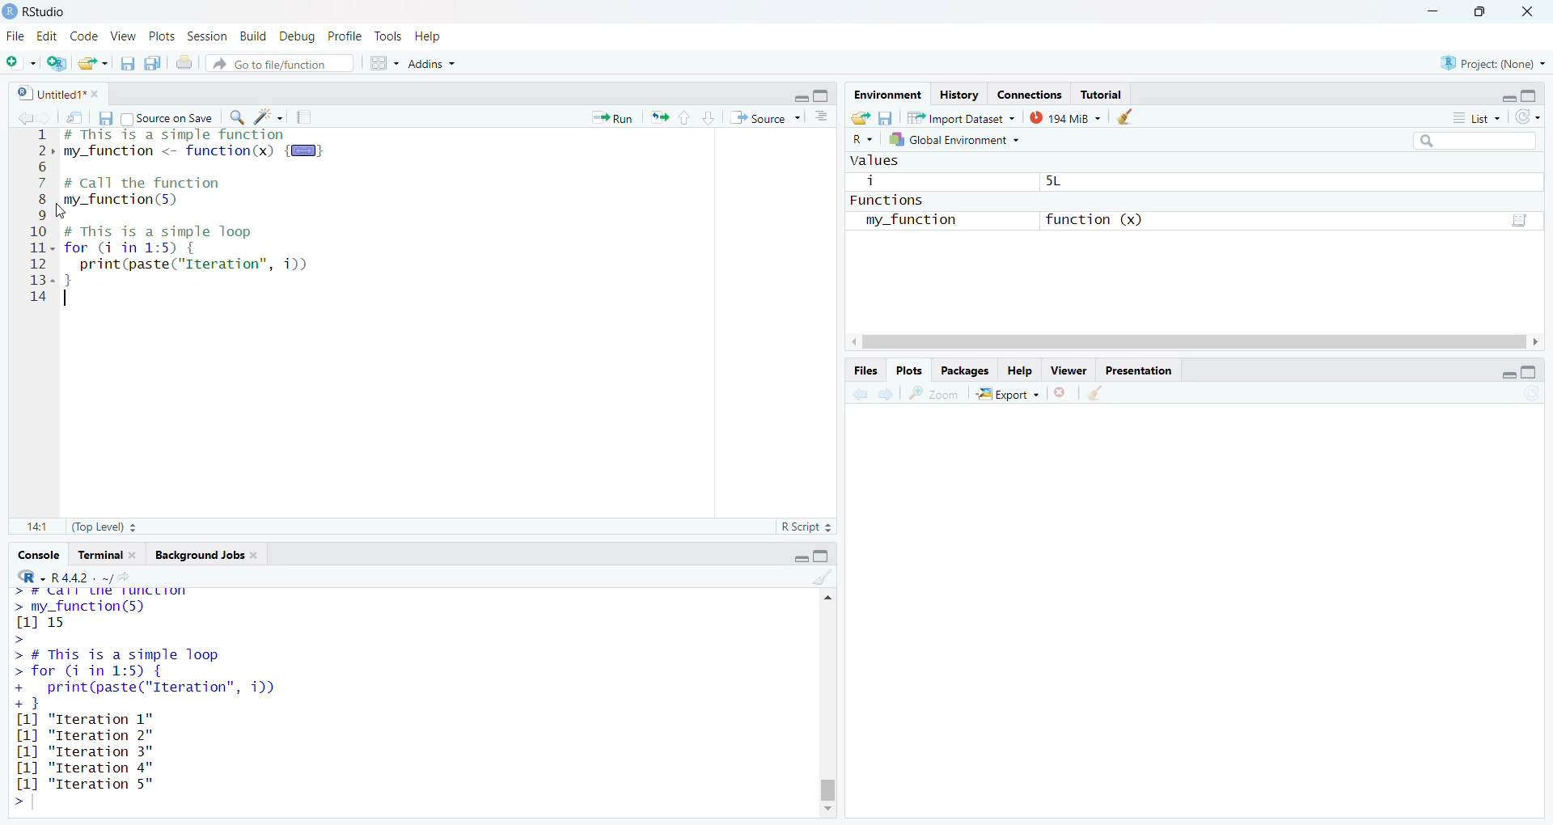 The height and width of the screenshot is (825, 1553). What do you see at coordinates (1100, 393) in the screenshot?
I see `clear all plots` at bounding box center [1100, 393].